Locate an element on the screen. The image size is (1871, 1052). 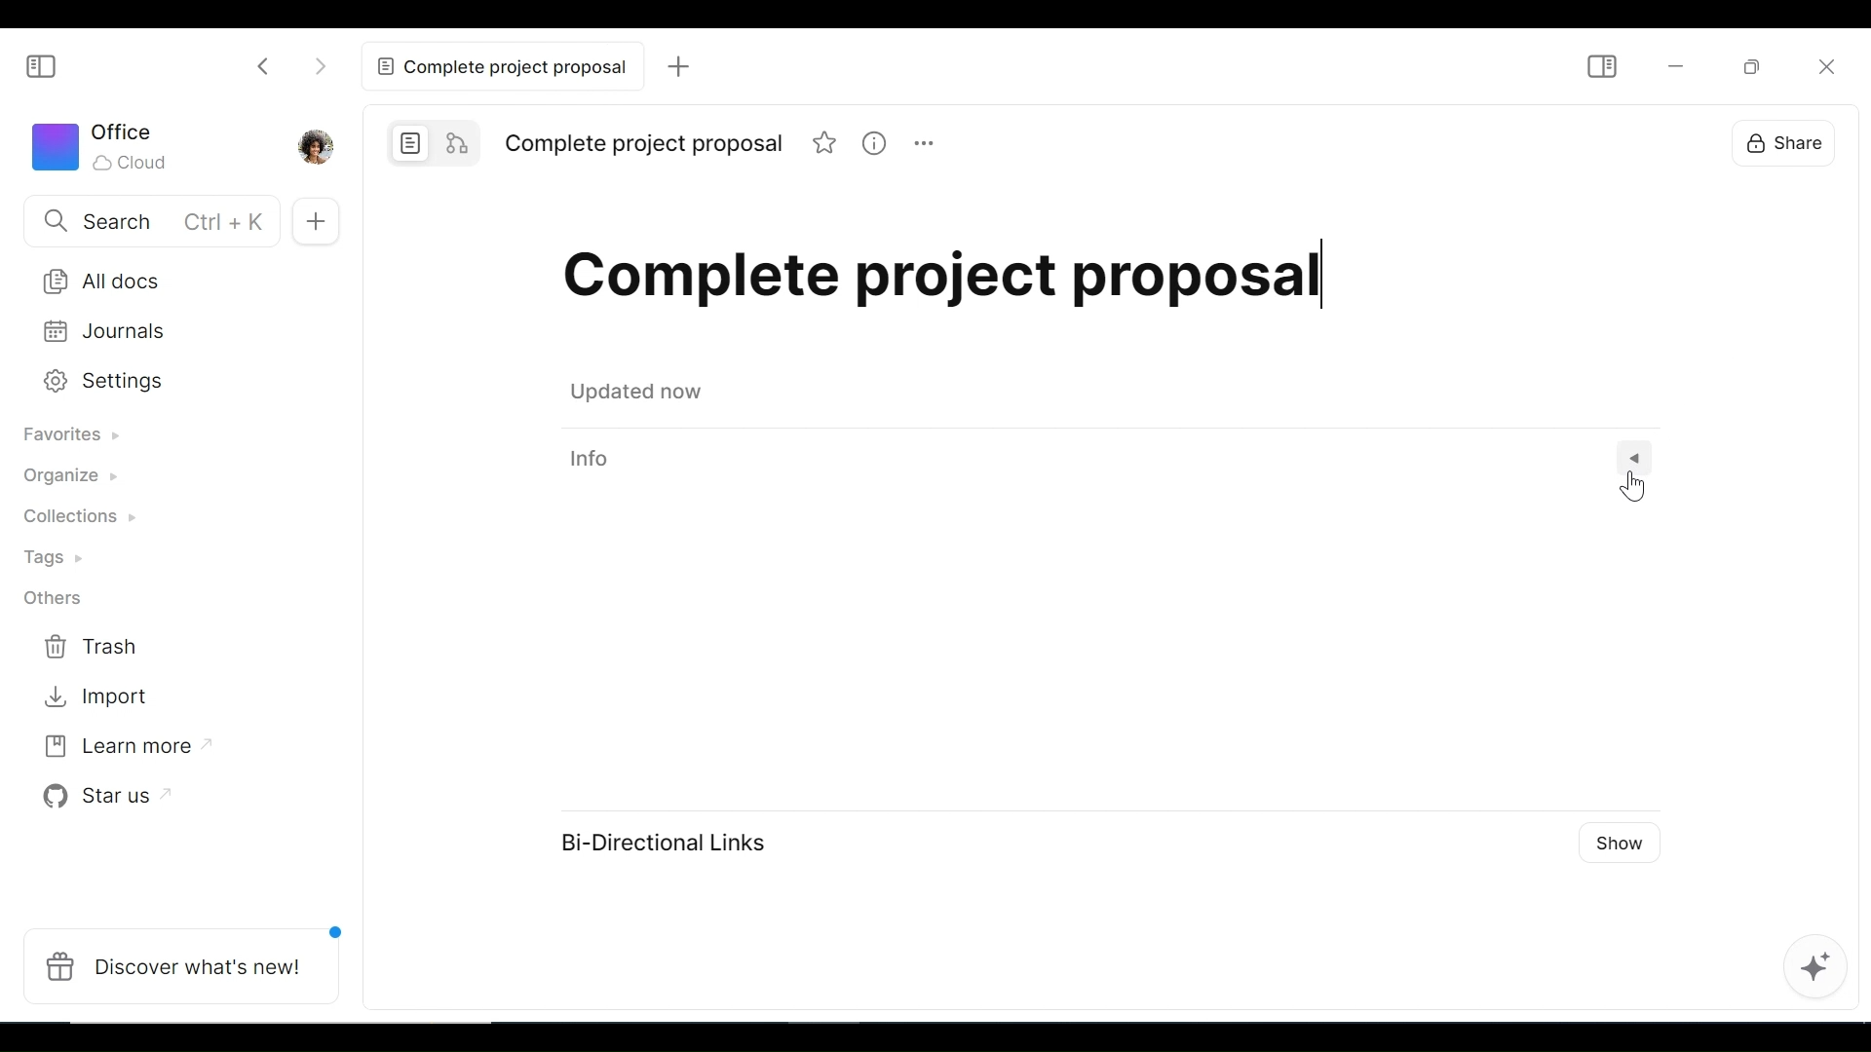
Add is located at coordinates (680, 67).